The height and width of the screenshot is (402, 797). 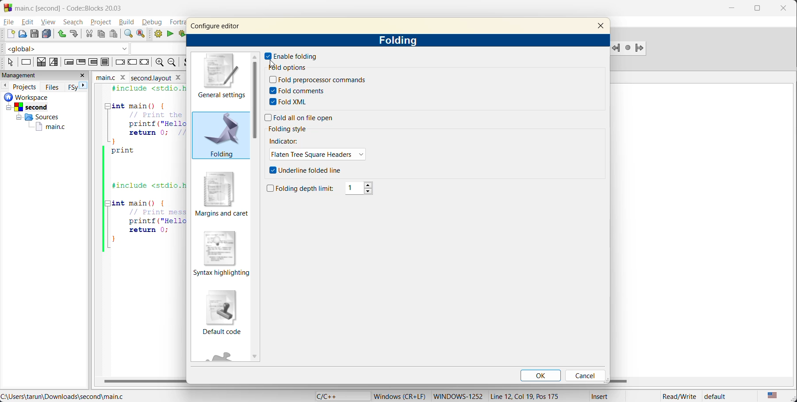 I want to click on close, so click(x=602, y=27).